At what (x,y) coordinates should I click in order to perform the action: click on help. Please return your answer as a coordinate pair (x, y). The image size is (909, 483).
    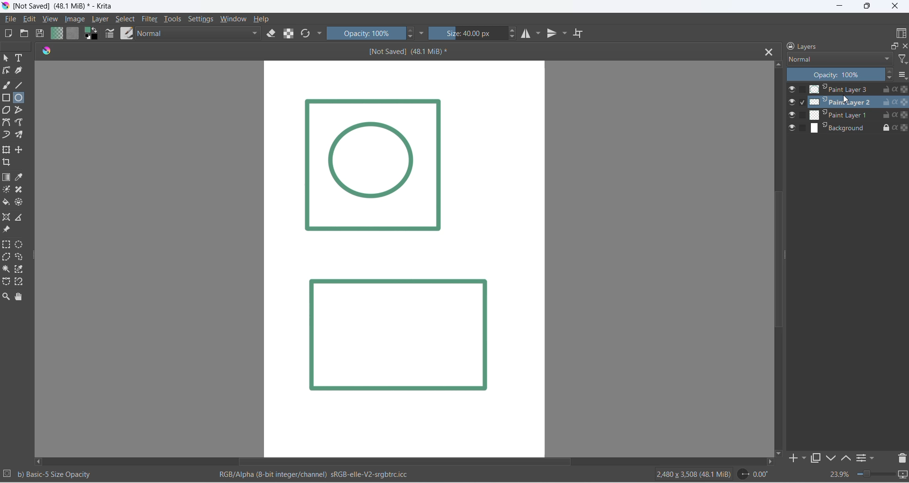
    Looking at the image, I should click on (261, 20).